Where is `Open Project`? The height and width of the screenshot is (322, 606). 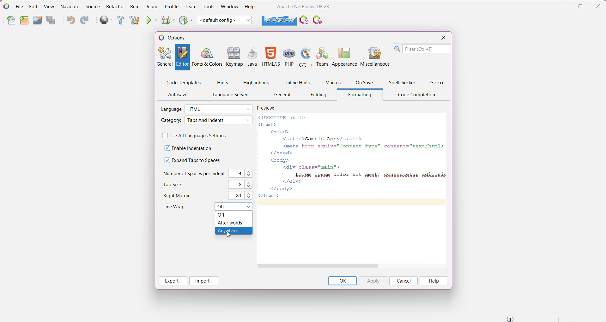 Open Project is located at coordinates (37, 20).